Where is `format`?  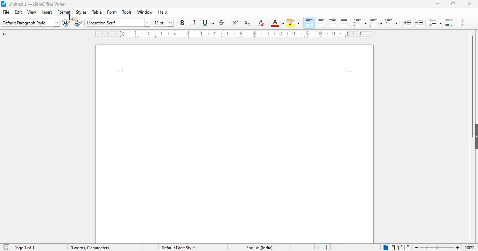
format is located at coordinates (64, 12).